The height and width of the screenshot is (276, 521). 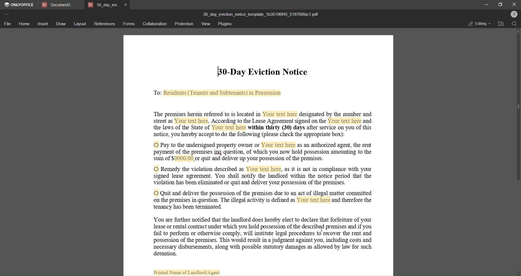 What do you see at coordinates (42, 24) in the screenshot?
I see `insert` at bounding box center [42, 24].